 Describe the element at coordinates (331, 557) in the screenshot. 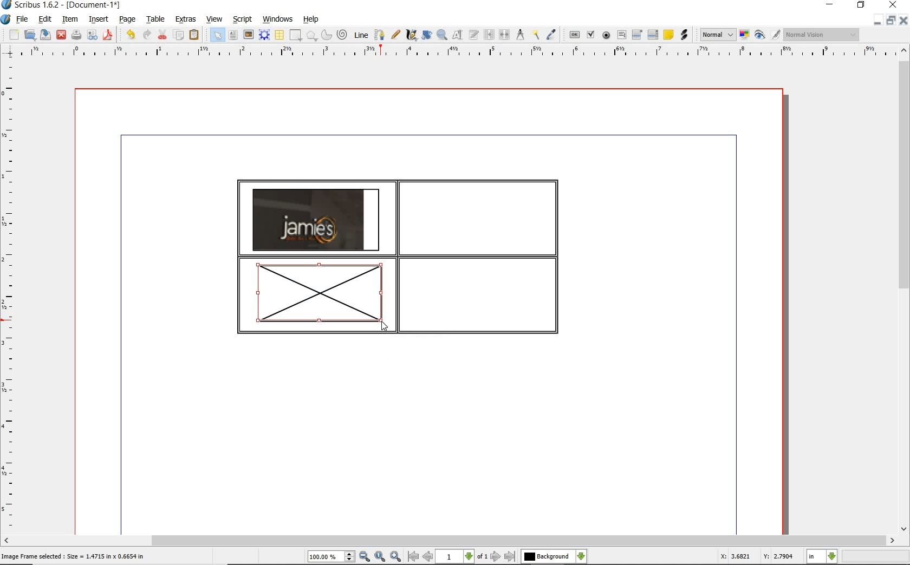

I see `select current zoom level` at that location.